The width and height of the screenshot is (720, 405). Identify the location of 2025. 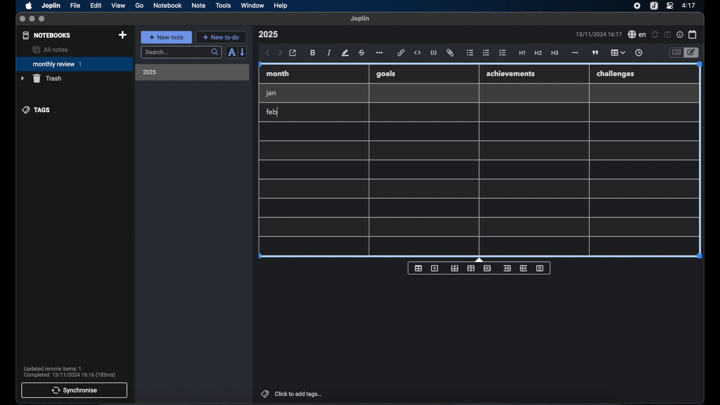
(150, 72).